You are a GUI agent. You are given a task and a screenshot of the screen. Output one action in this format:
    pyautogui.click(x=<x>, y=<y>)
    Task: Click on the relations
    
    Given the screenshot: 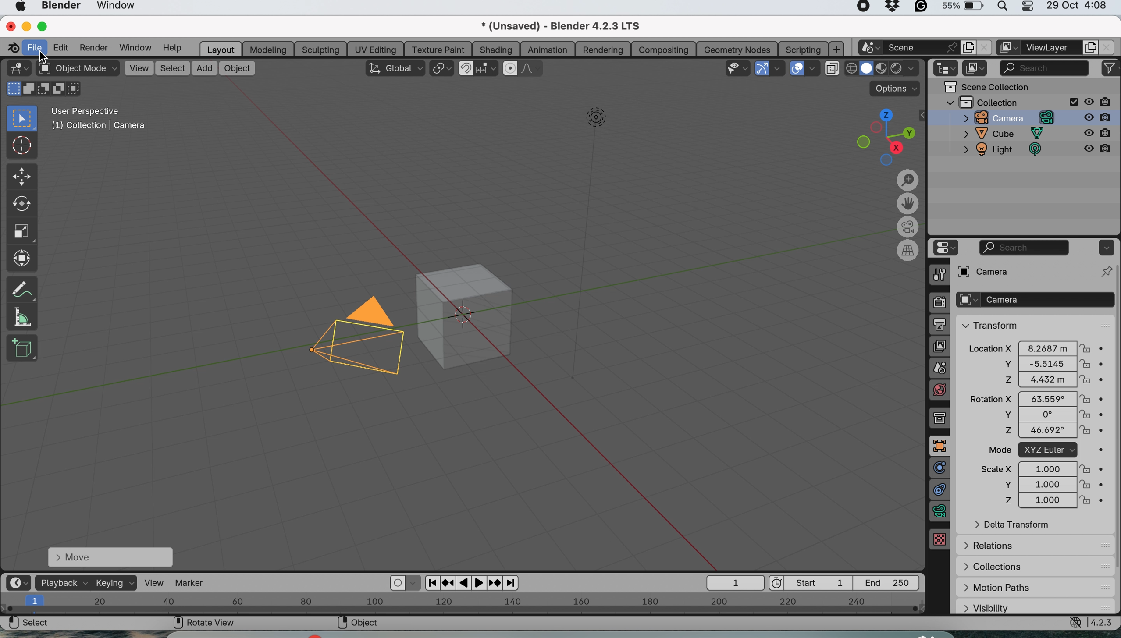 What is the action you would take?
    pyautogui.click(x=1006, y=544)
    